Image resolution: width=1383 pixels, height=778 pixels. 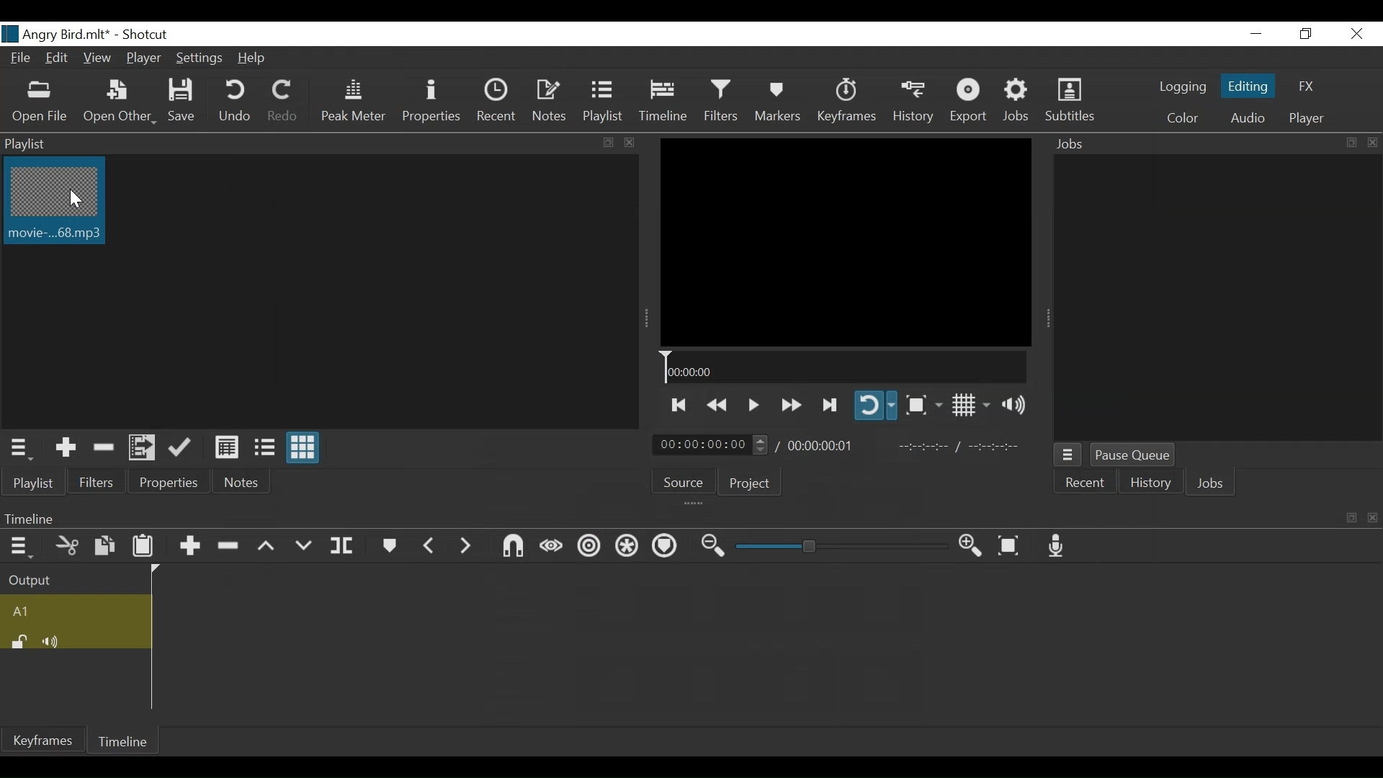 I want to click on In point, so click(x=959, y=448).